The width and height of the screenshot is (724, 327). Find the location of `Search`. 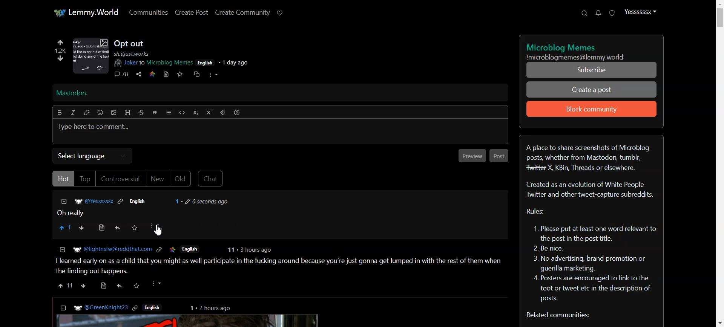

Search is located at coordinates (585, 13).